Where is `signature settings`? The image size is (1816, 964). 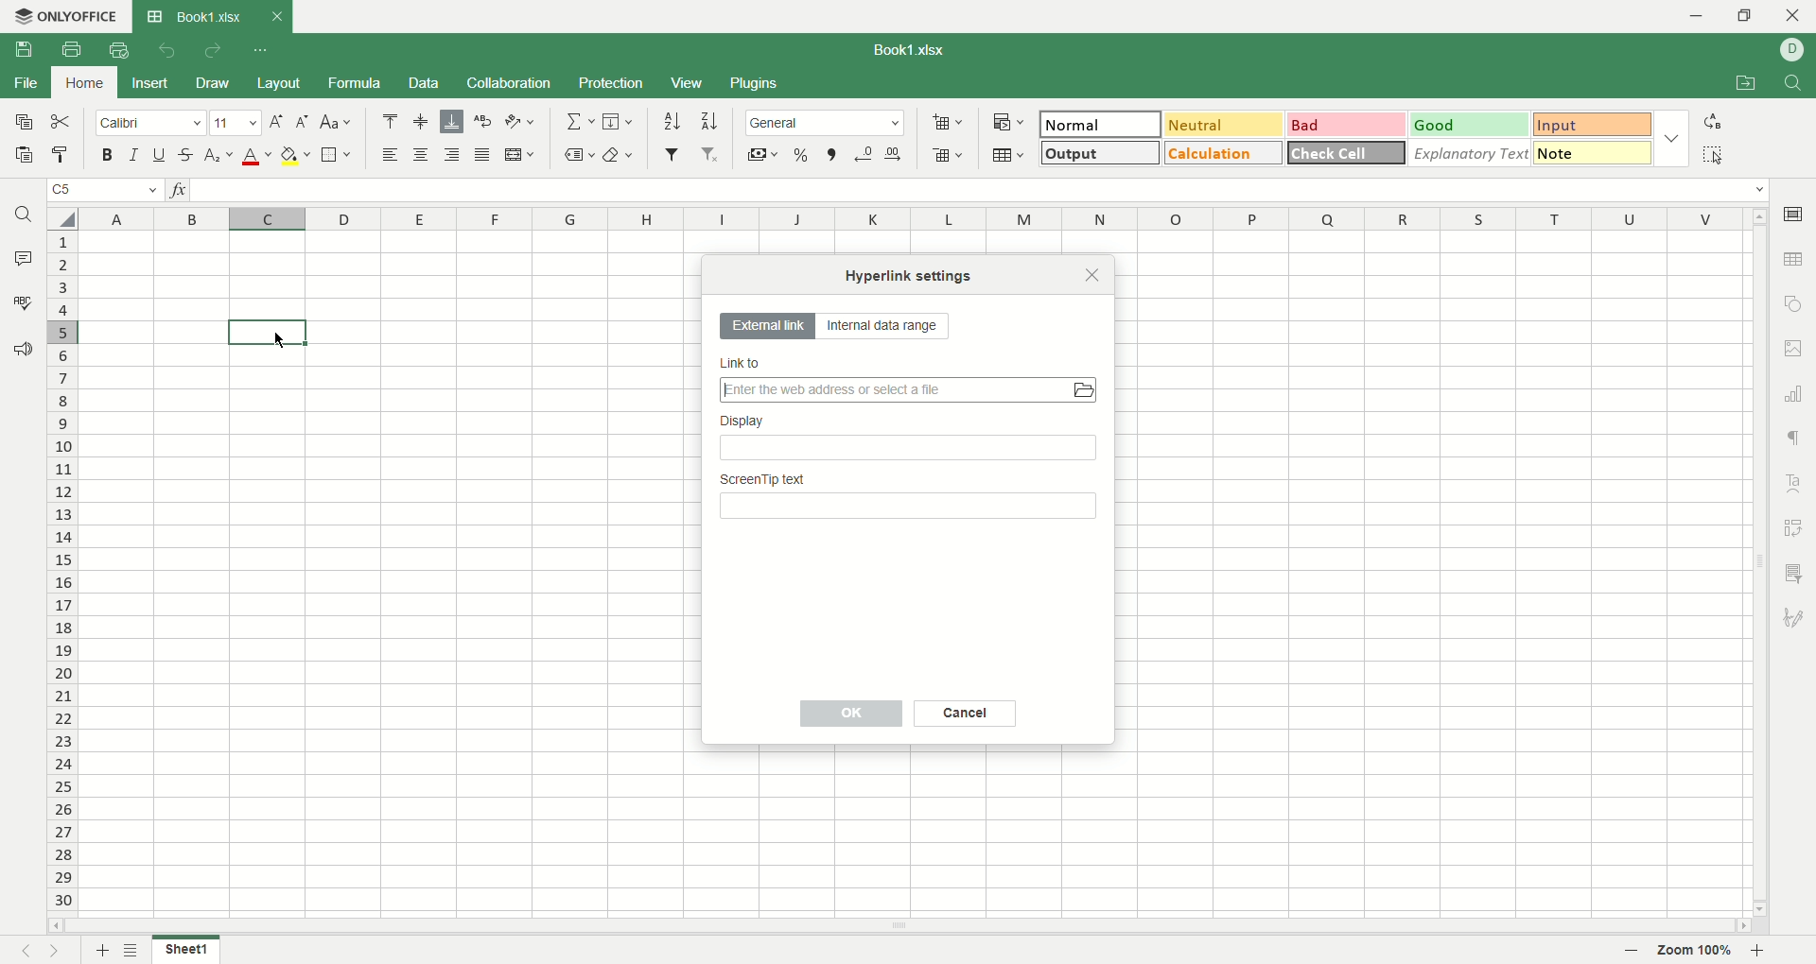 signature settings is located at coordinates (1794, 620).